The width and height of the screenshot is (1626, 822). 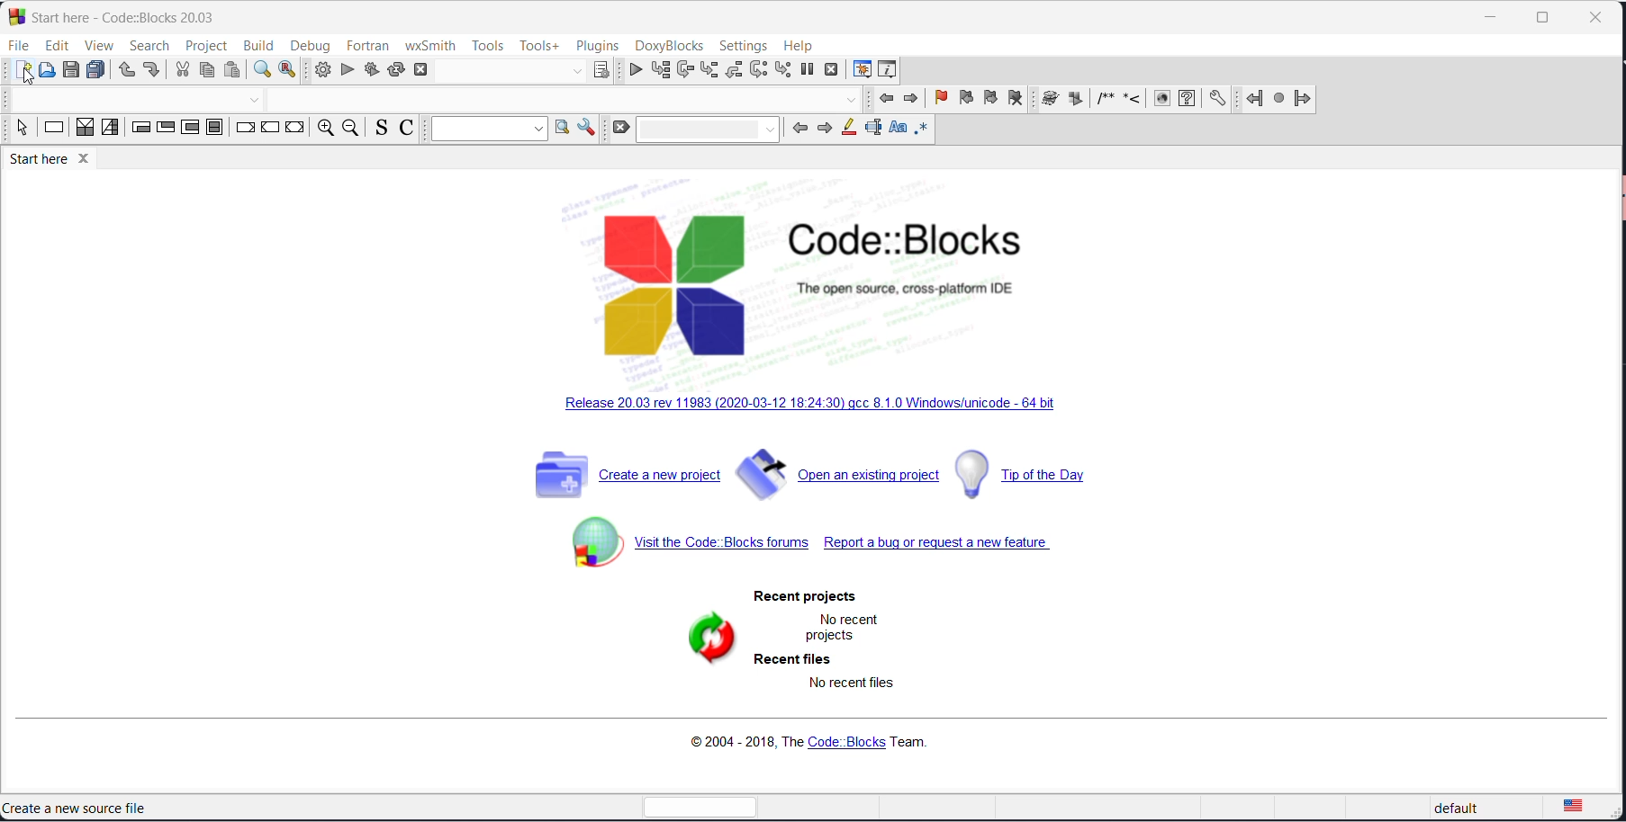 What do you see at coordinates (1451, 808) in the screenshot?
I see `default` at bounding box center [1451, 808].